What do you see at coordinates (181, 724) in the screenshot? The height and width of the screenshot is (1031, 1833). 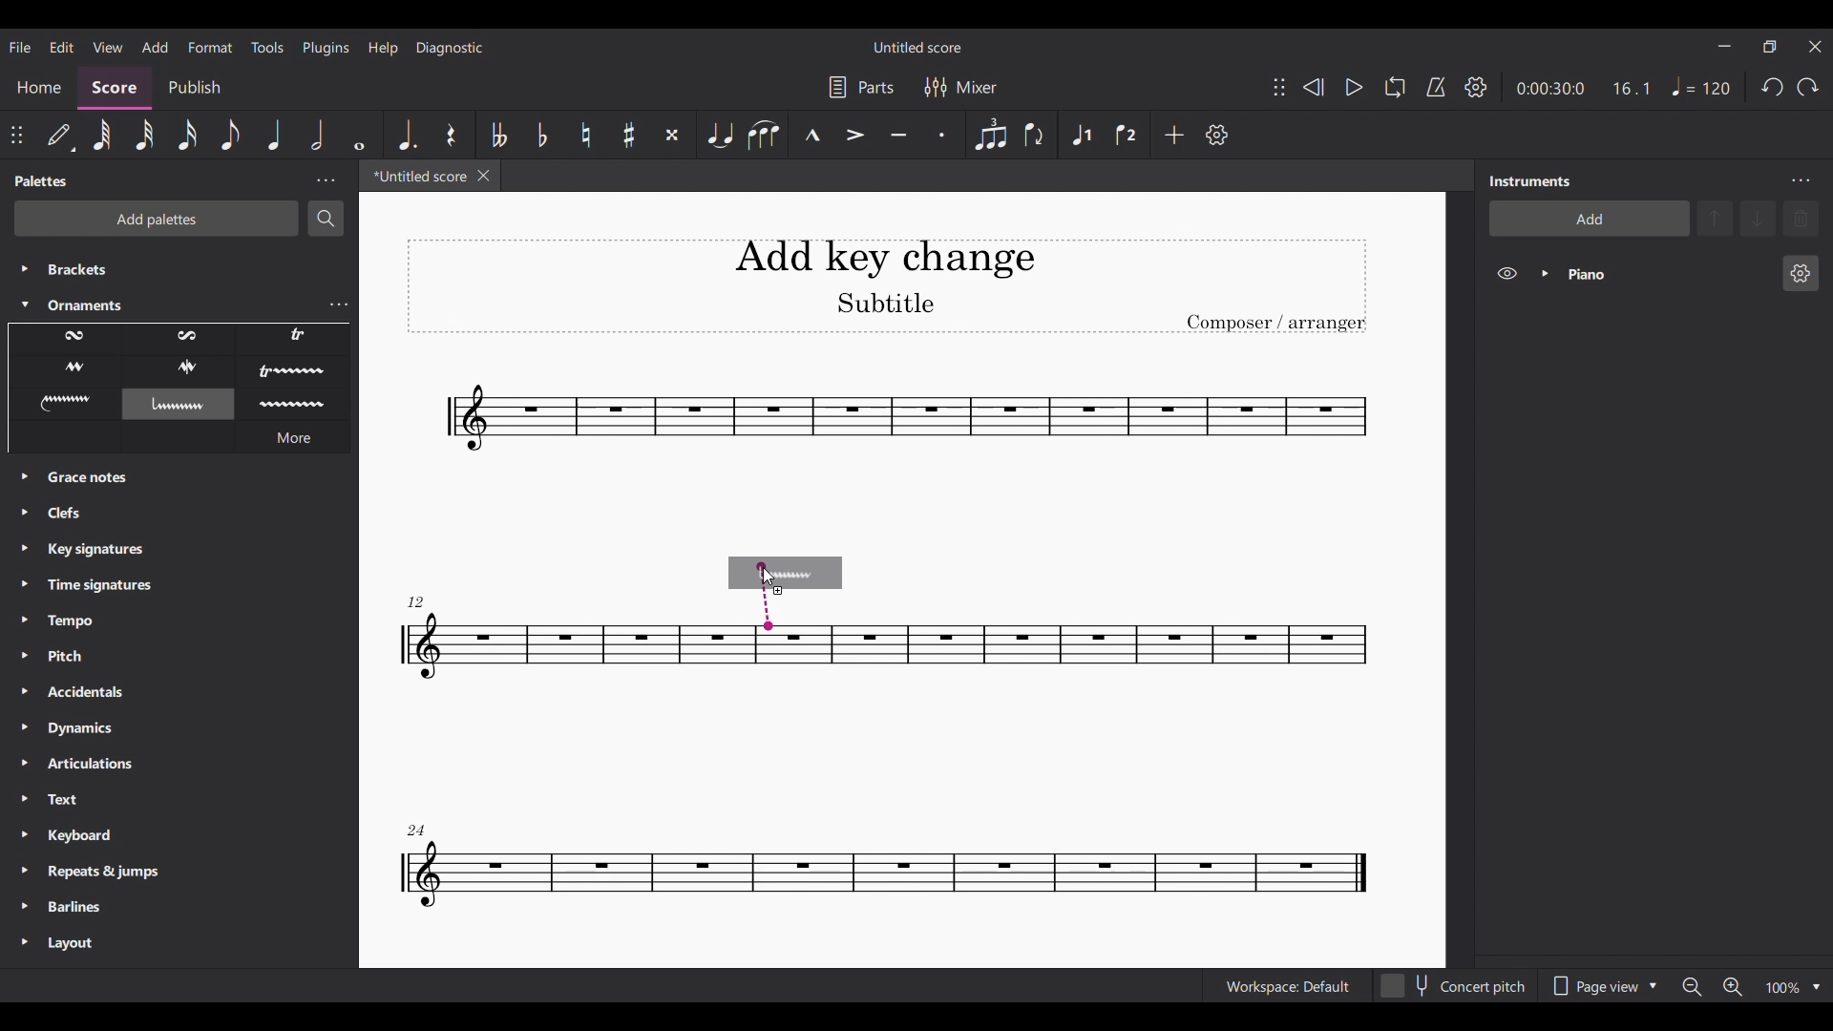 I see `Other palette options` at bounding box center [181, 724].